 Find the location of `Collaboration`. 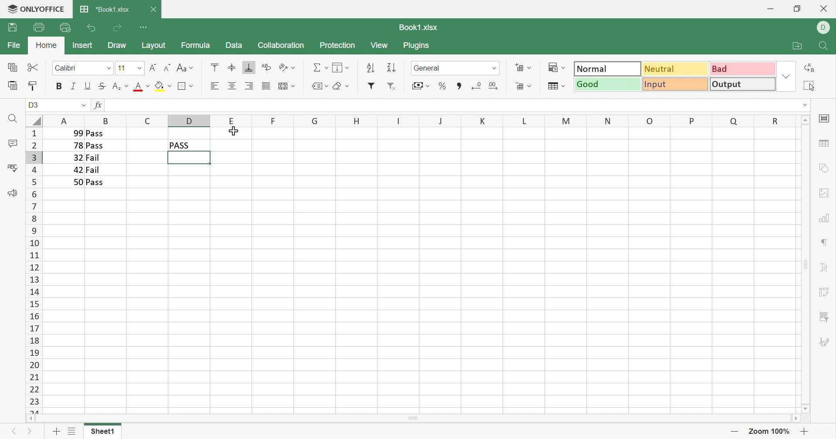

Collaboration is located at coordinates (280, 46).